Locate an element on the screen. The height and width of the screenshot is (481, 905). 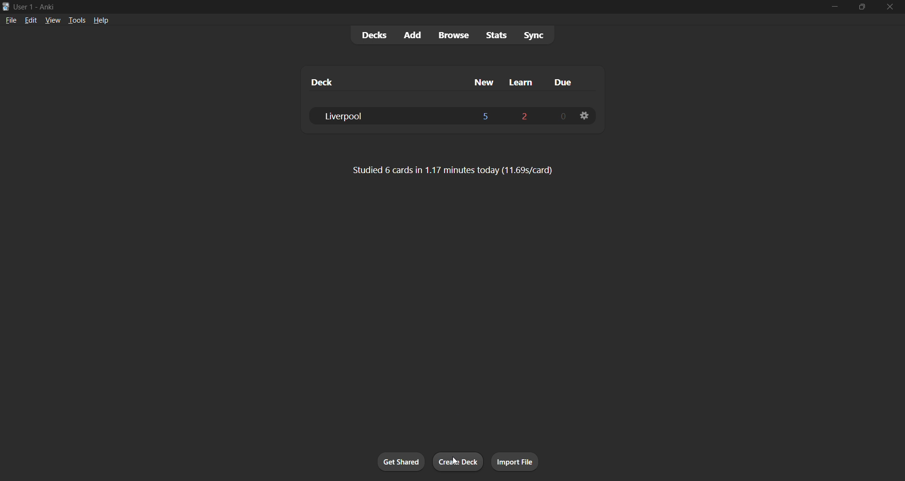
create deck is located at coordinates (458, 461).